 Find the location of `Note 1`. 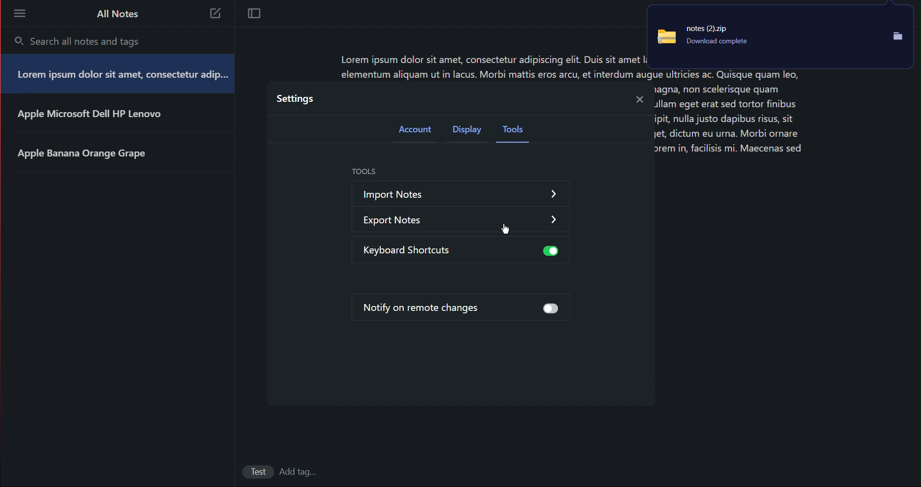

Note 1 is located at coordinates (118, 74).